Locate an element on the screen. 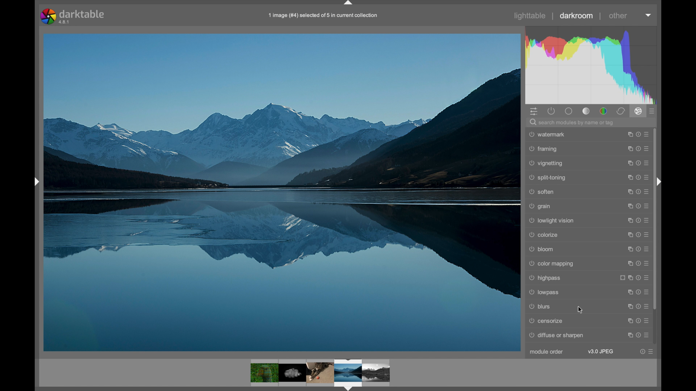 This screenshot has width=696, height=391. more options is located at coordinates (647, 178).